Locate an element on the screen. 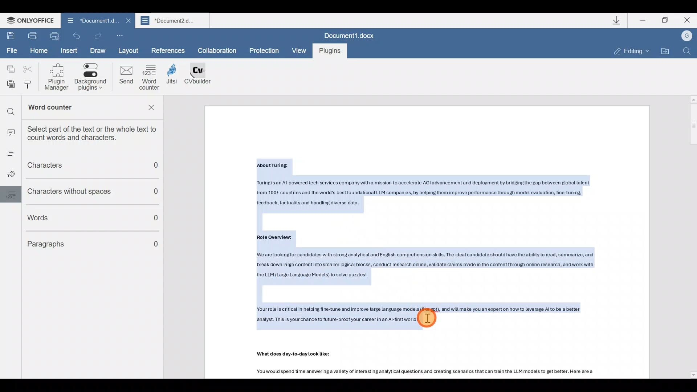 Image resolution: width=697 pixels, height=392 pixels. Words count is located at coordinates (81, 216).